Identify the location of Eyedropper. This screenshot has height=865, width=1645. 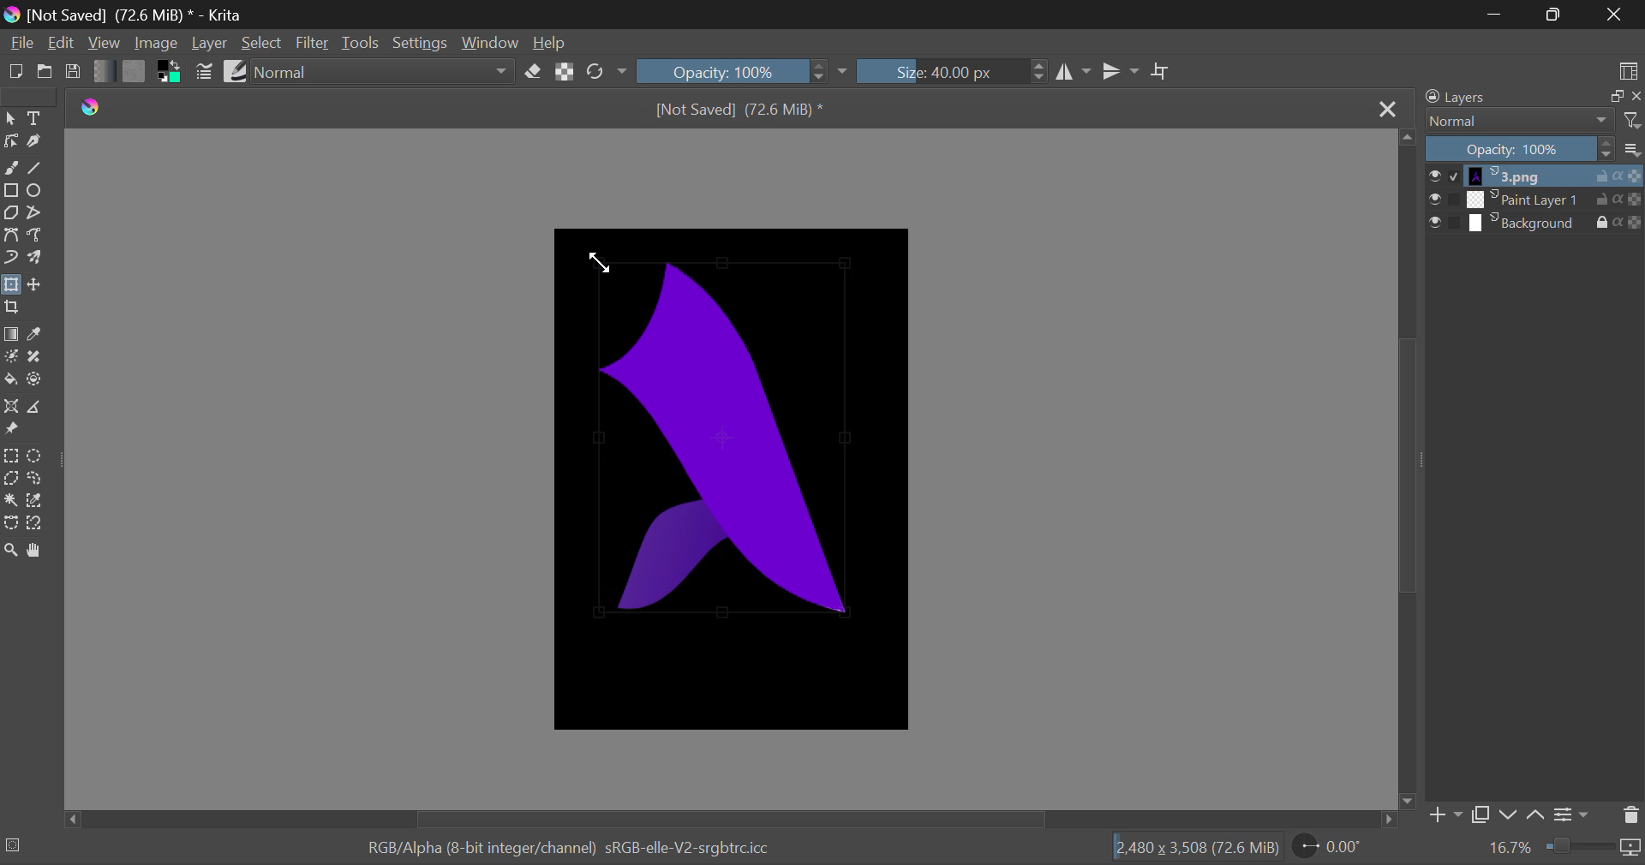
(39, 336).